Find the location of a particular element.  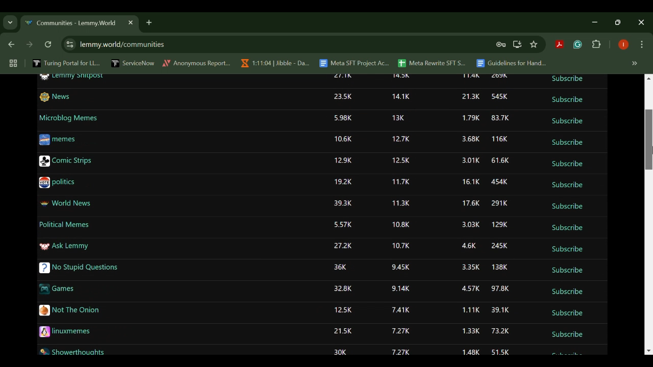

Close Window is located at coordinates (642, 22).